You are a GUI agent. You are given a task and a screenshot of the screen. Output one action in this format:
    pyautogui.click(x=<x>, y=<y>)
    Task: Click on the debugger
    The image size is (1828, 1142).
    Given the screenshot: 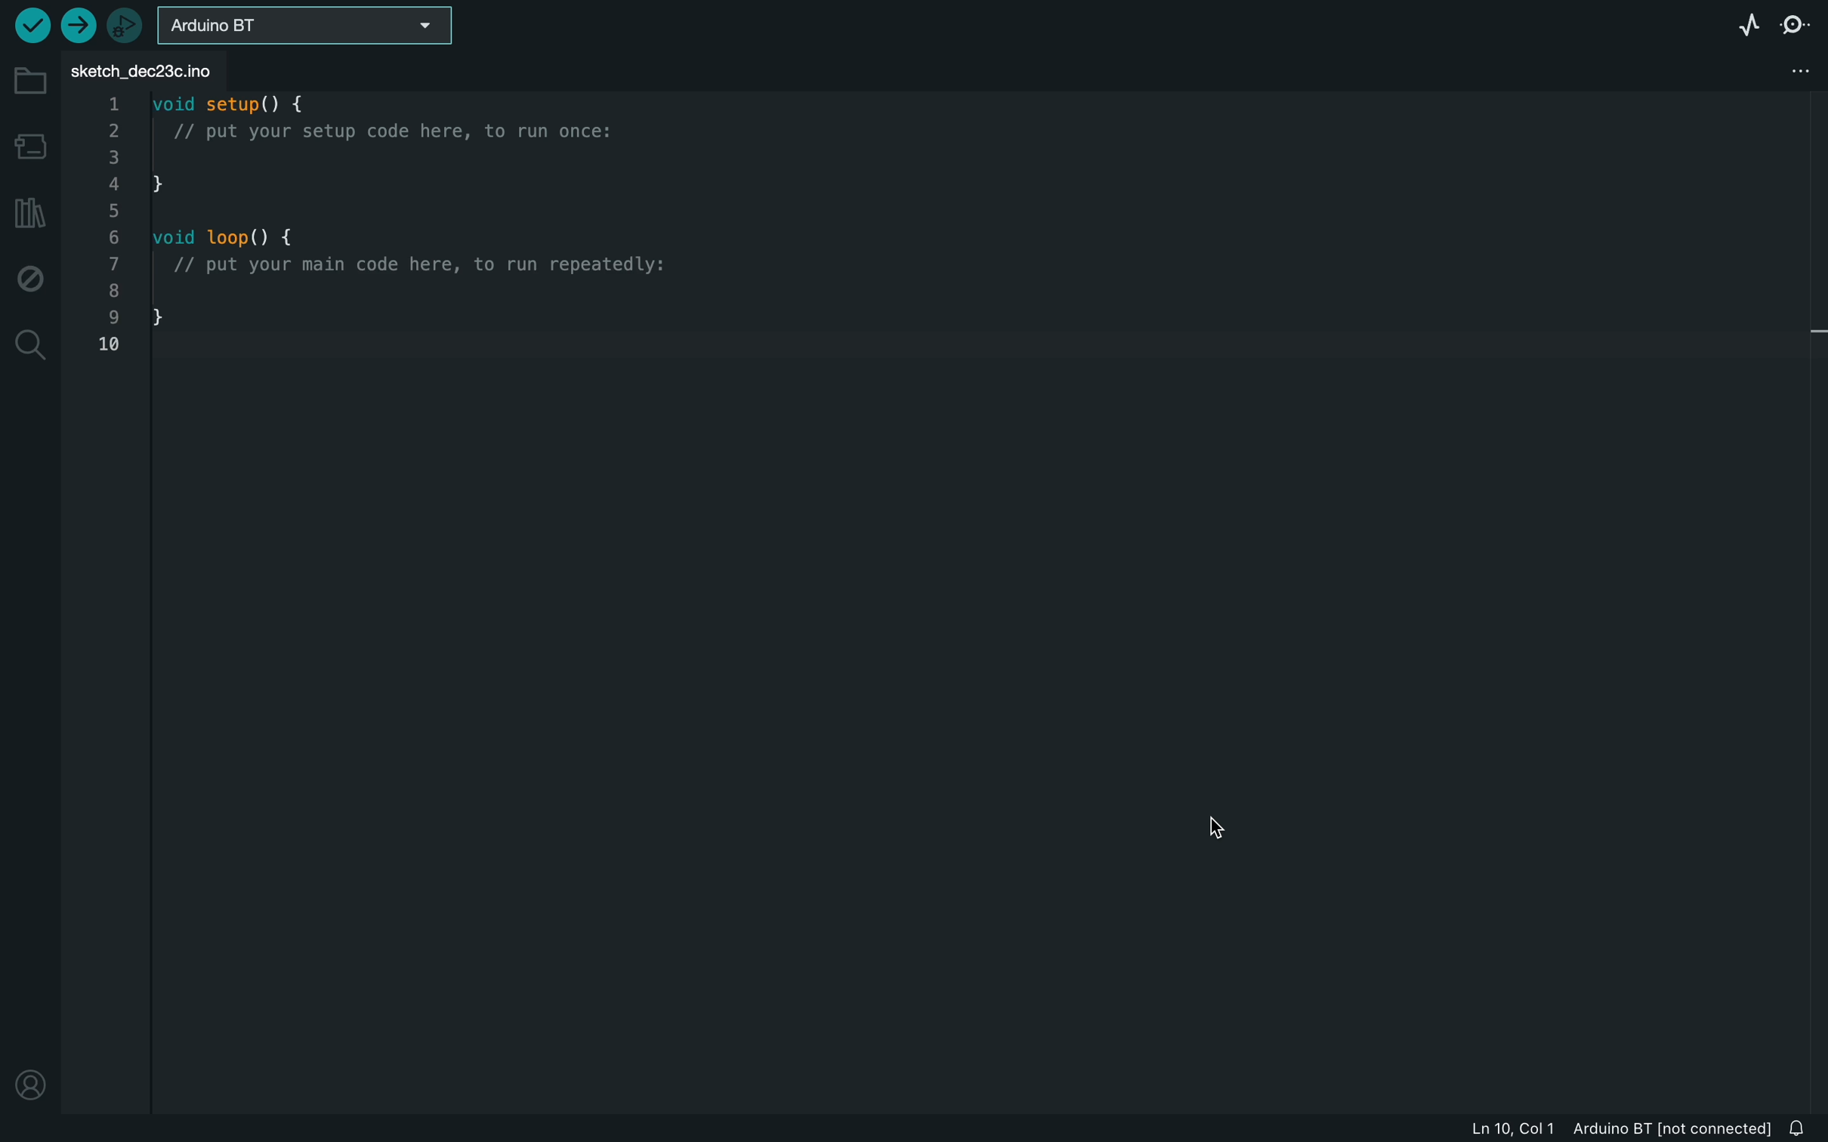 What is the action you would take?
    pyautogui.click(x=125, y=25)
    